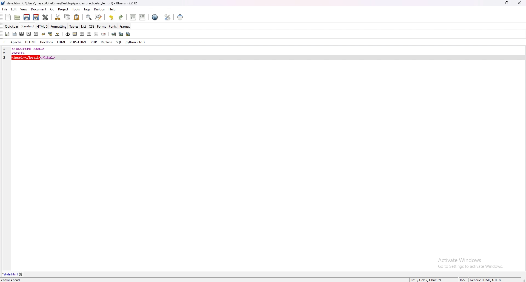  Describe the element at coordinates (35, 56) in the screenshot. I see `code` at that location.